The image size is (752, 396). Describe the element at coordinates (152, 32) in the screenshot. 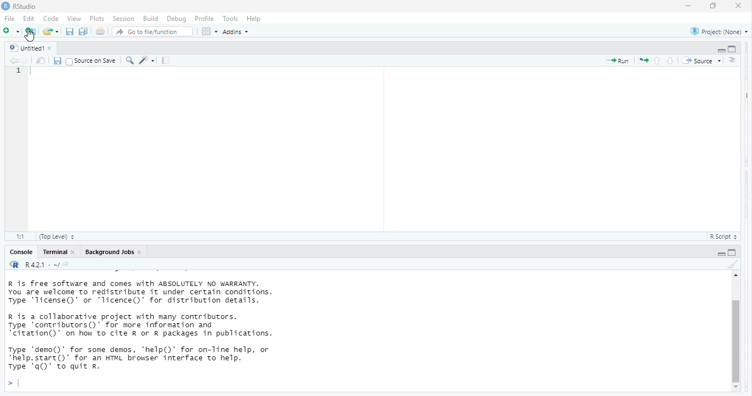

I see ` Go to fie/function` at that location.